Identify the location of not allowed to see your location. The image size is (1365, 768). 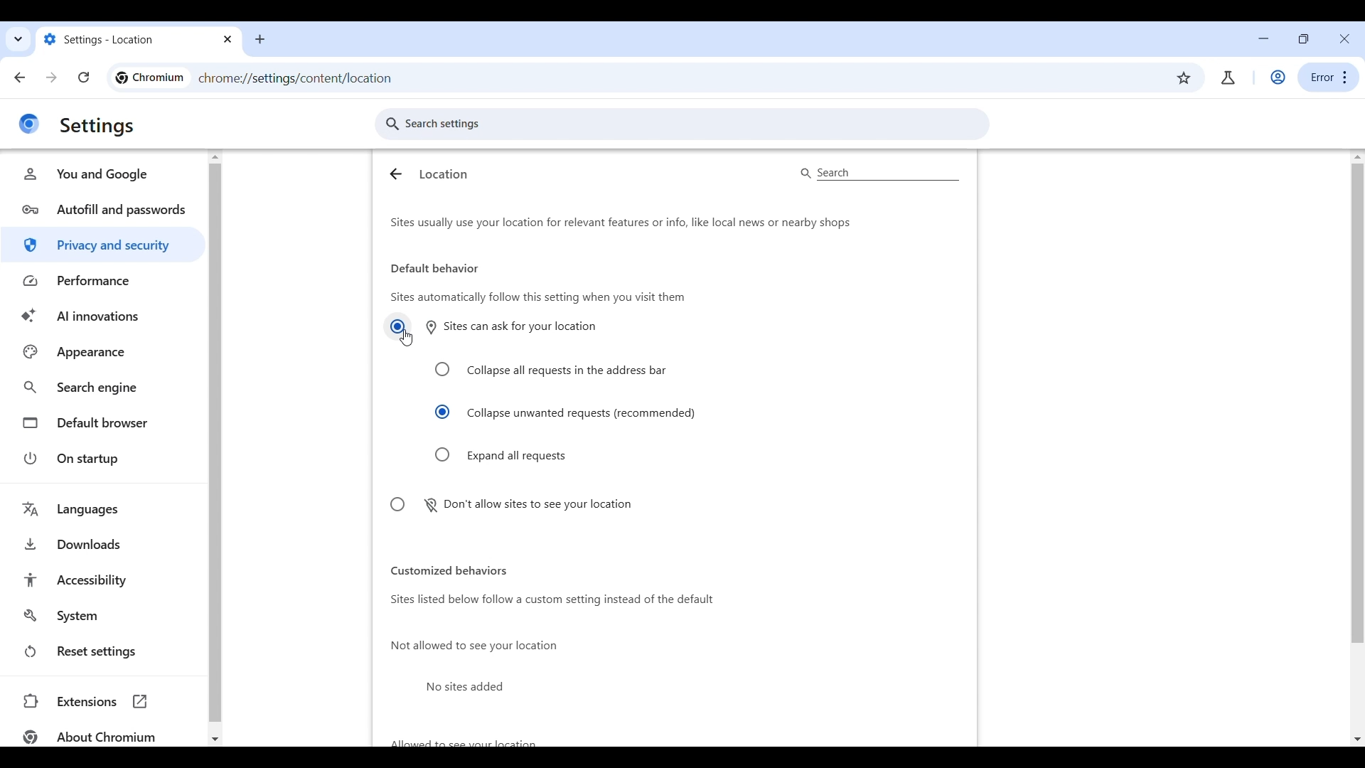
(471, 644).